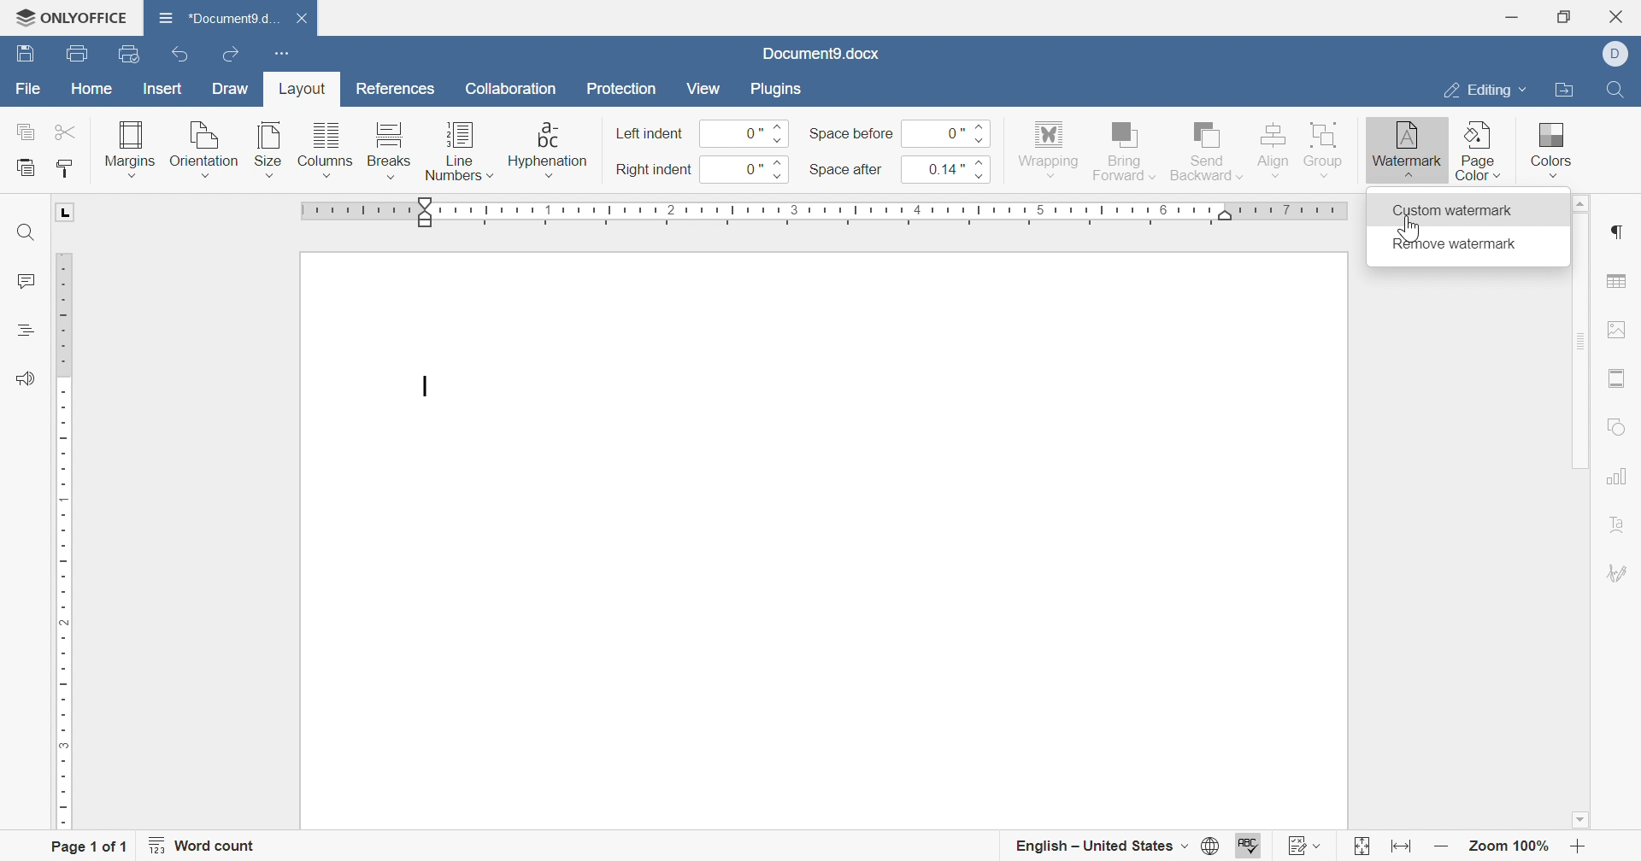 This screenshot has height=861, width=1641. I want to click on bring forward, so click(1122, 149).